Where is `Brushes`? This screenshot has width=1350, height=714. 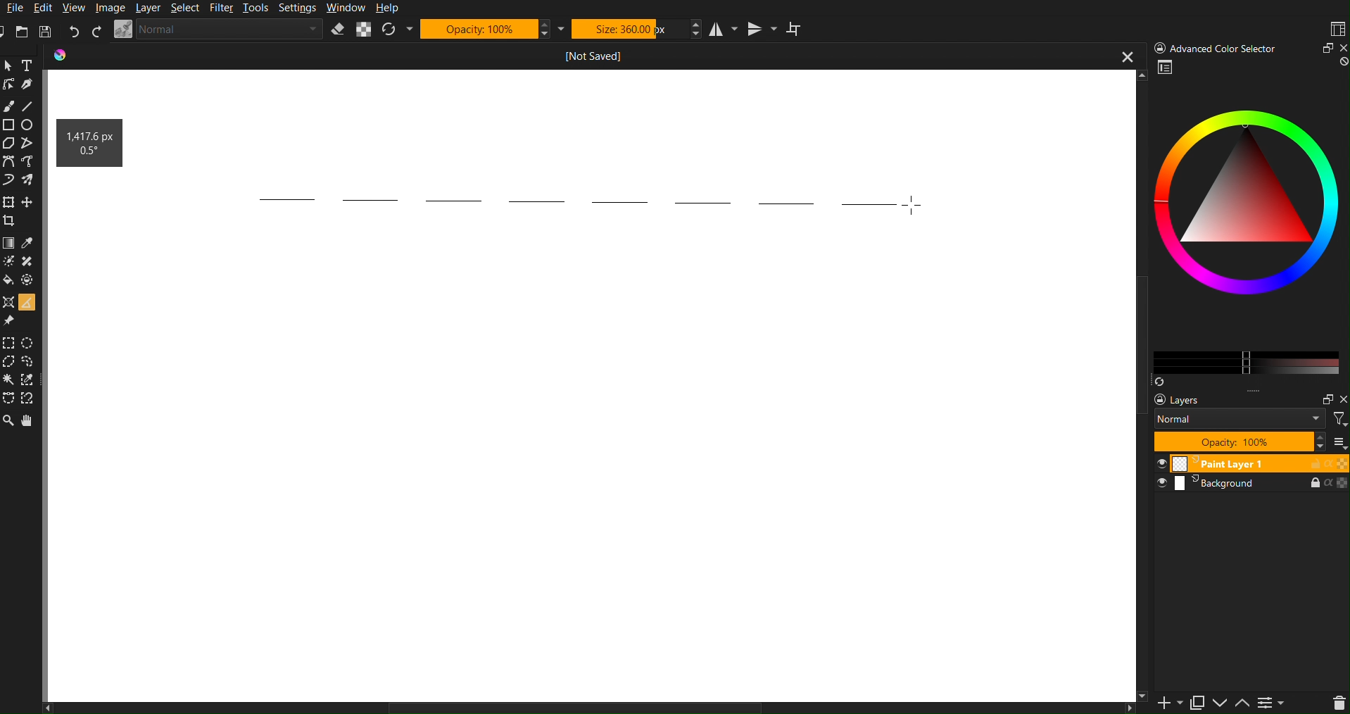
Brushes is located at coordinates (30, 179).